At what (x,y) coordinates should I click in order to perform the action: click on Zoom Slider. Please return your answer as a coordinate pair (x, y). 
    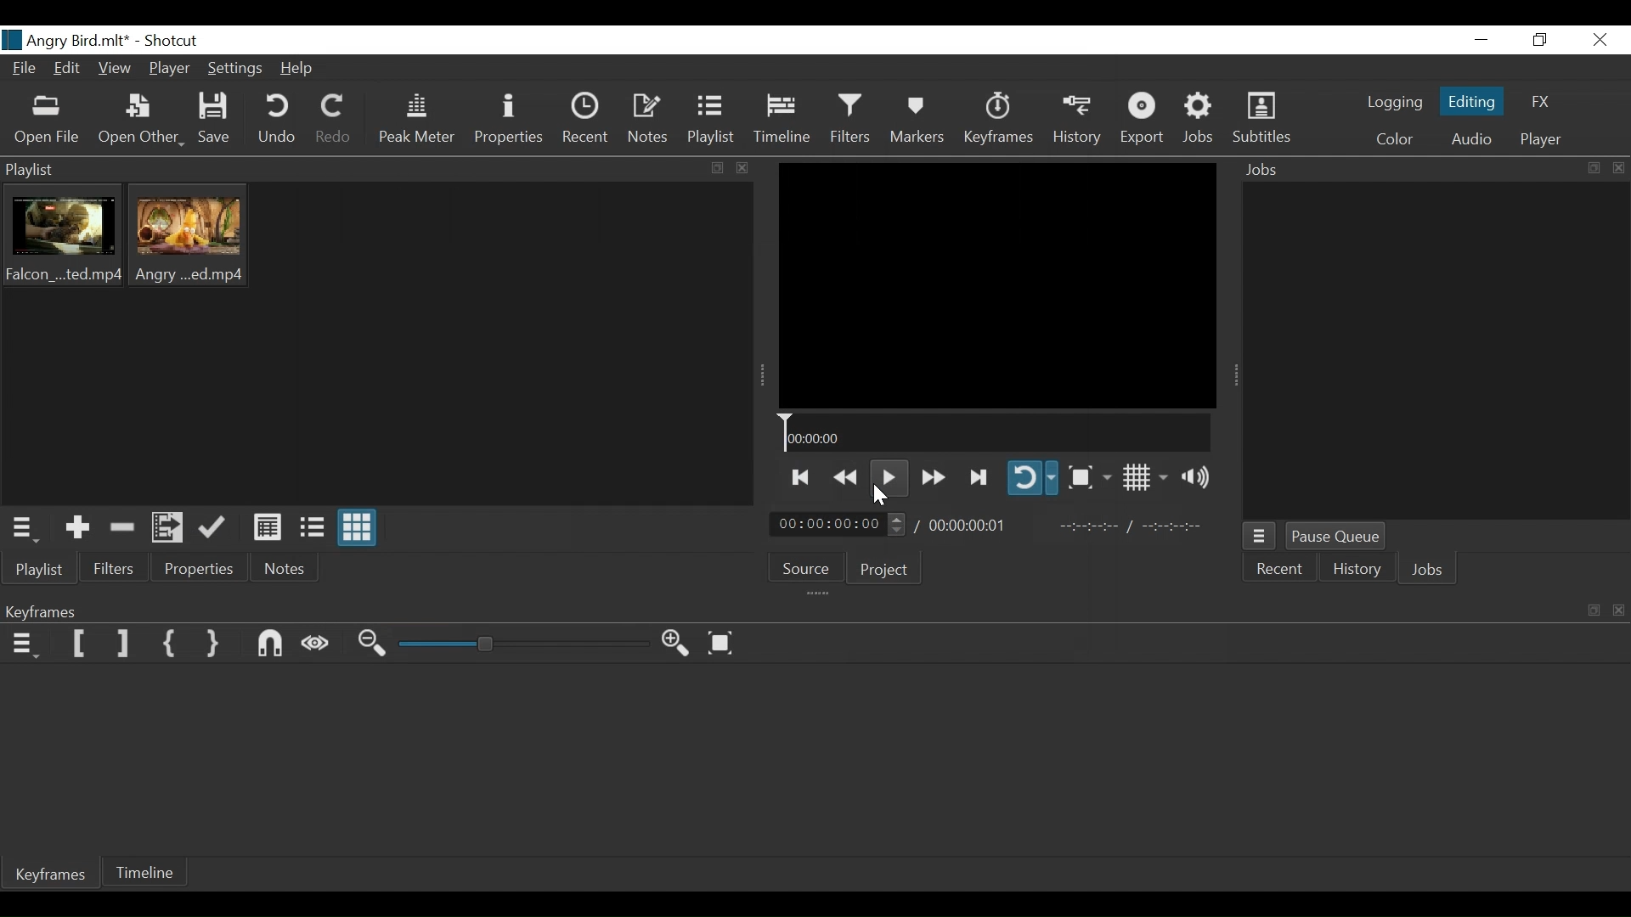
    Looking at the image, I should click on (528, 644).